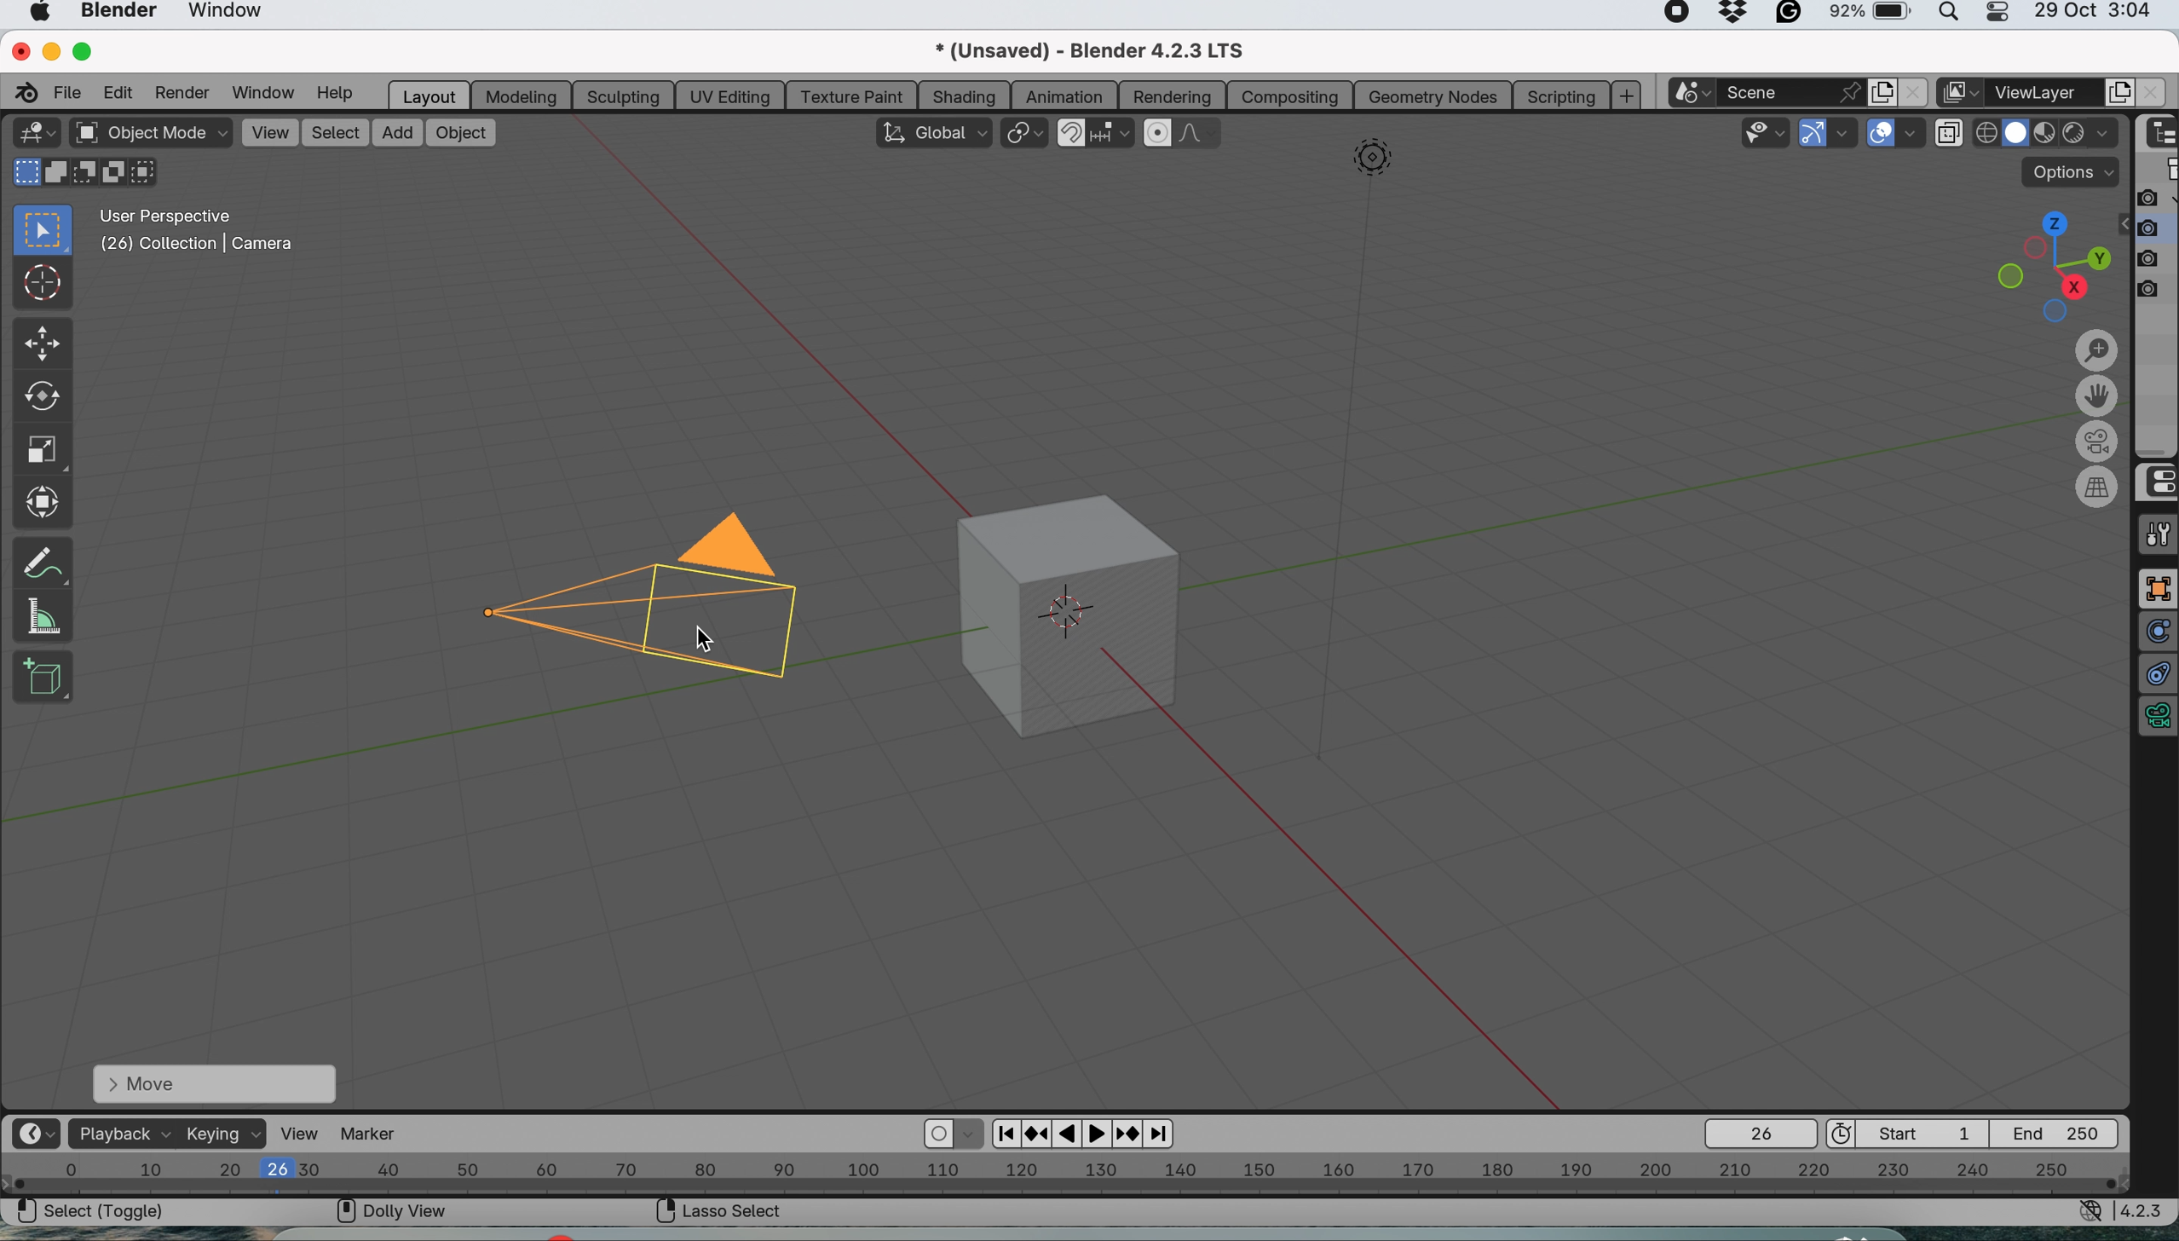 The width and height of the screenshot is (2179, 1241). Describe the element at coordinates (1628, 95) in the screenshot. I see `add workspace` at that location.